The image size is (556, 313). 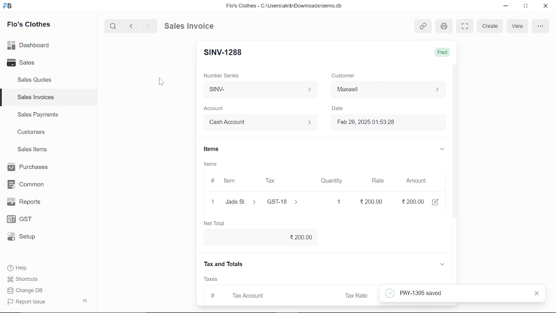 I want to click on previous, so click(x=131, y=26).